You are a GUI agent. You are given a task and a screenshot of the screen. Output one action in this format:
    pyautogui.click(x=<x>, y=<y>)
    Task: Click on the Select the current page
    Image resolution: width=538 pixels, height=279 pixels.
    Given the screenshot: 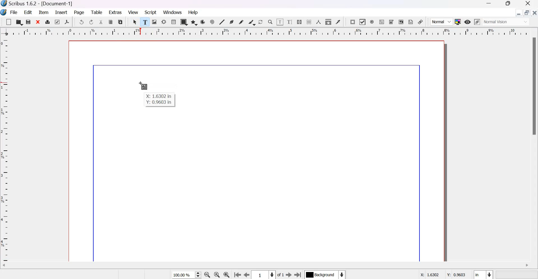 What is the action you would take?
    pyautogui.click(x=264, y=275)
    